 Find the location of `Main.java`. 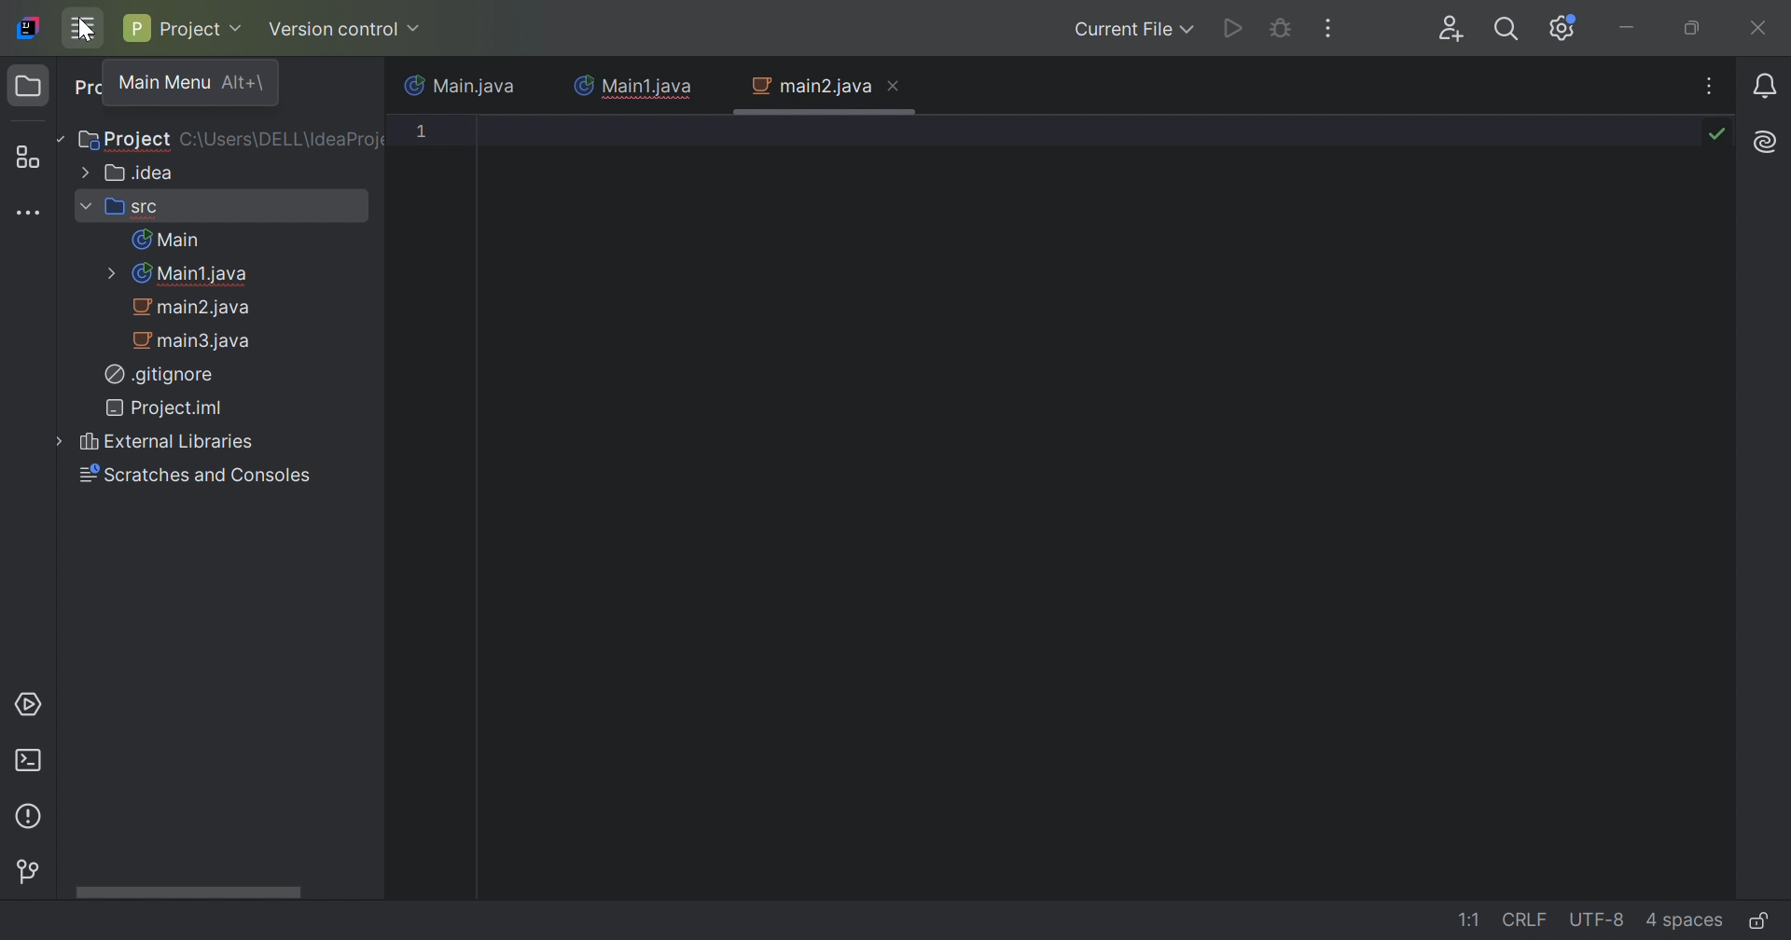

Main.java is located at coordinates (458, 83).